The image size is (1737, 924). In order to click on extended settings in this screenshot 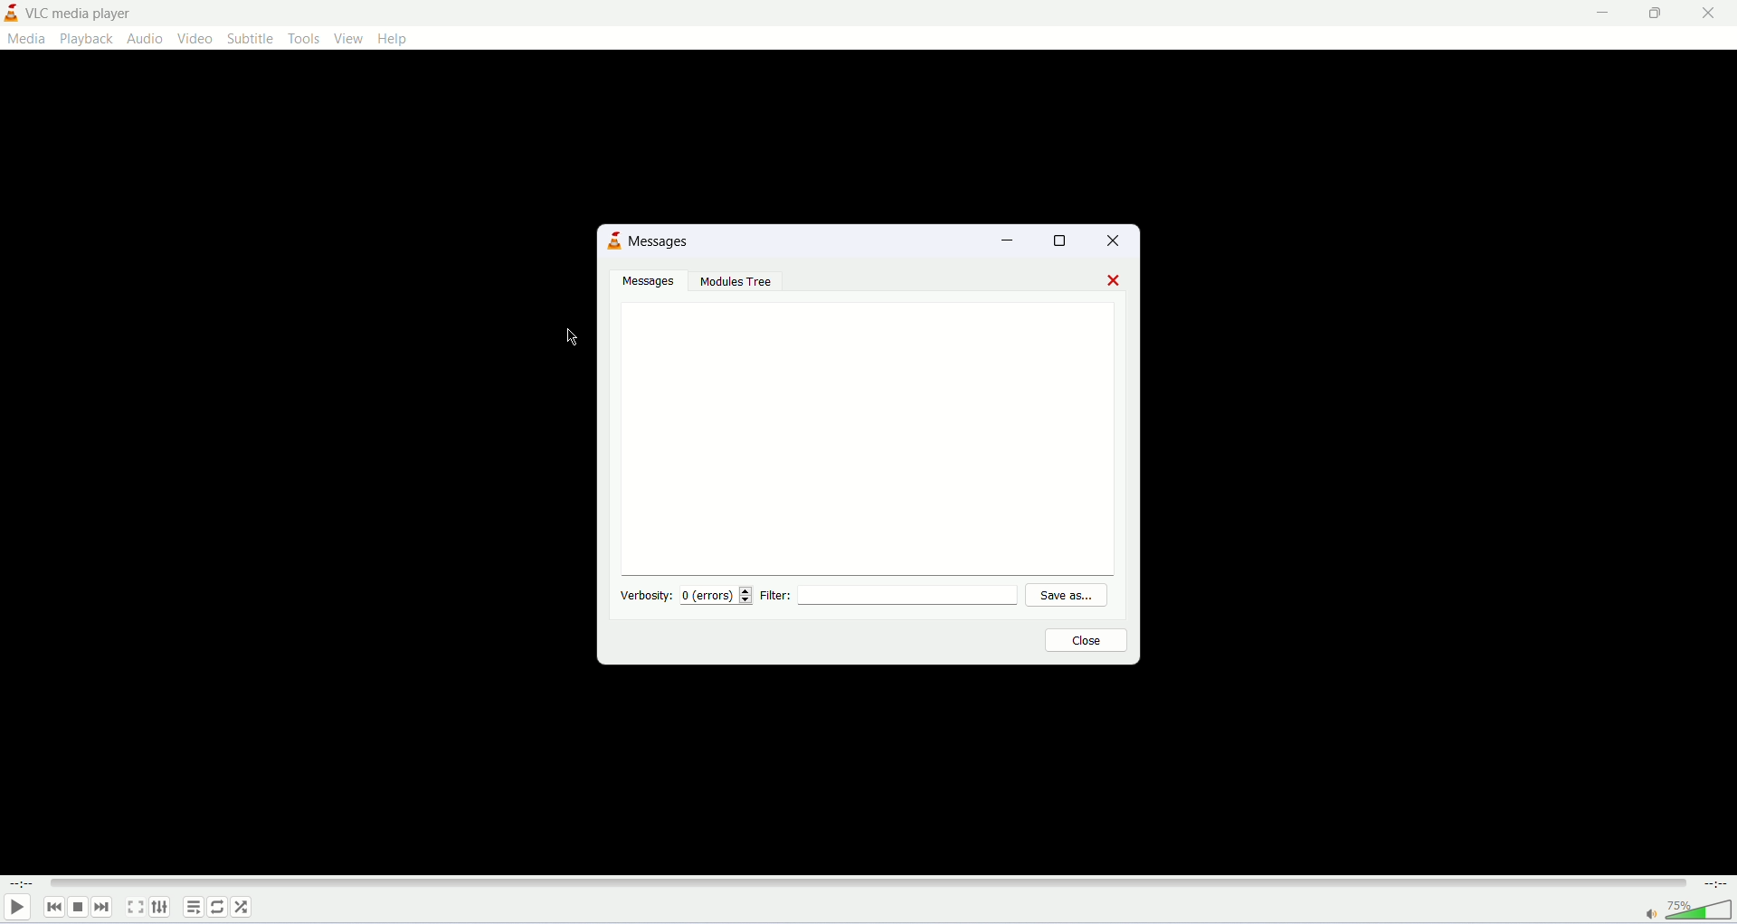, I will do `click(160, 908)`.